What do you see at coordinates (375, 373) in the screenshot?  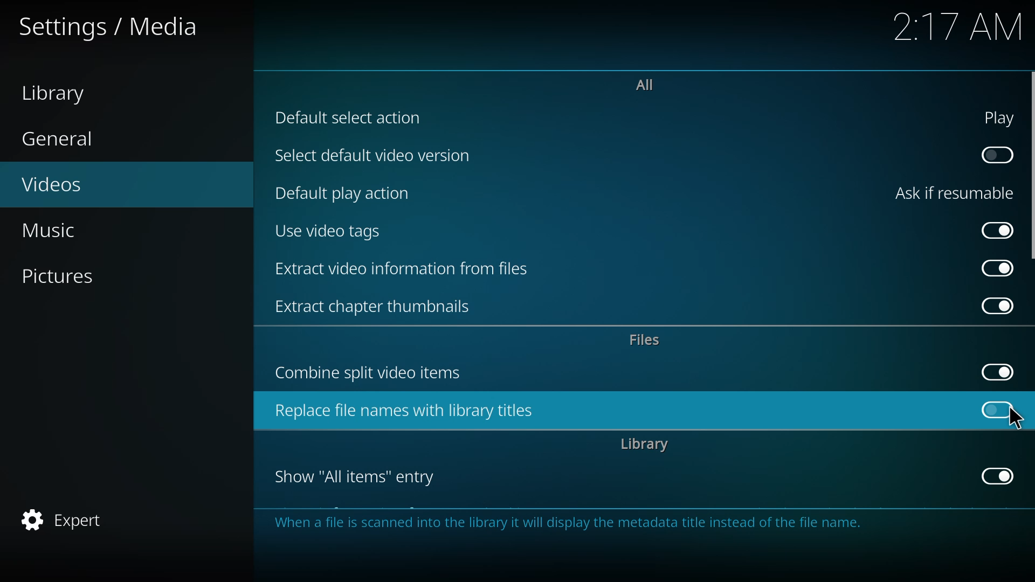 I see `combine split video items` at bounding box center [375, 373].